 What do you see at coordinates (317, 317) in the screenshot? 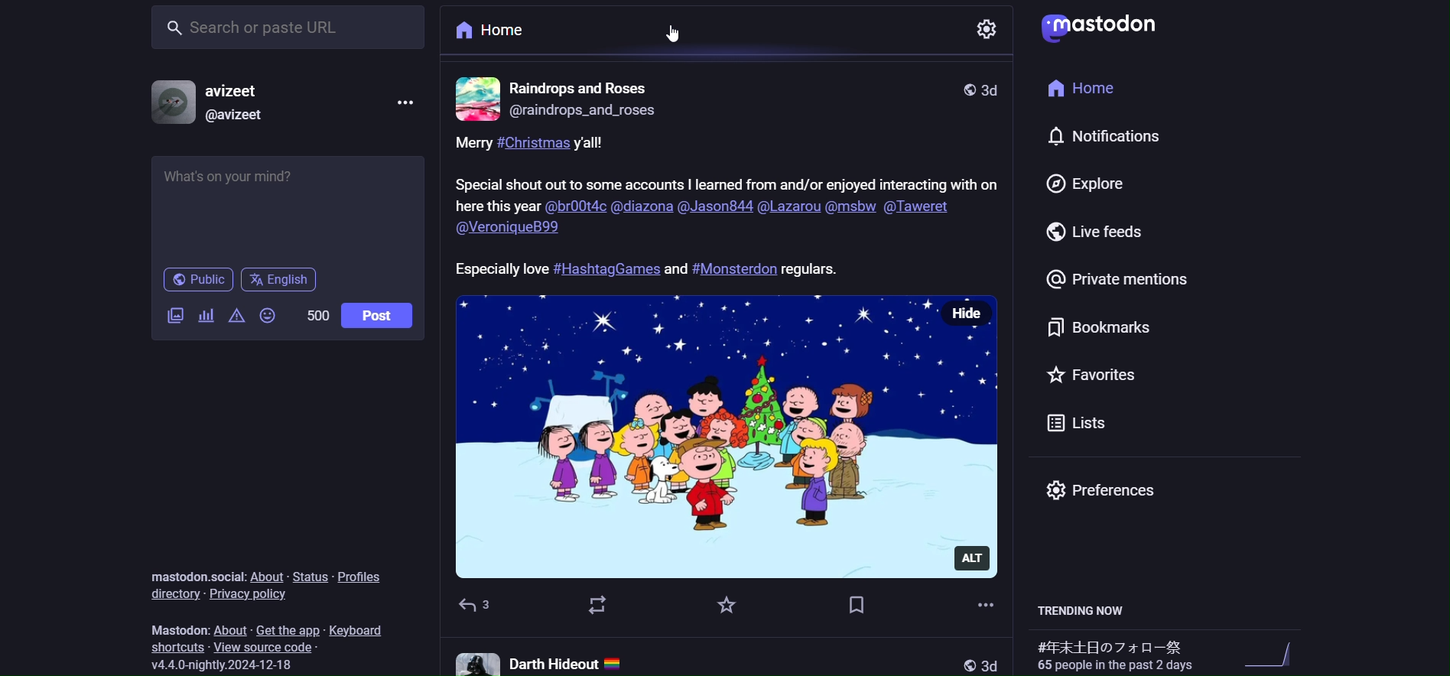
I see `word limit` at bounding box center [317, 317].